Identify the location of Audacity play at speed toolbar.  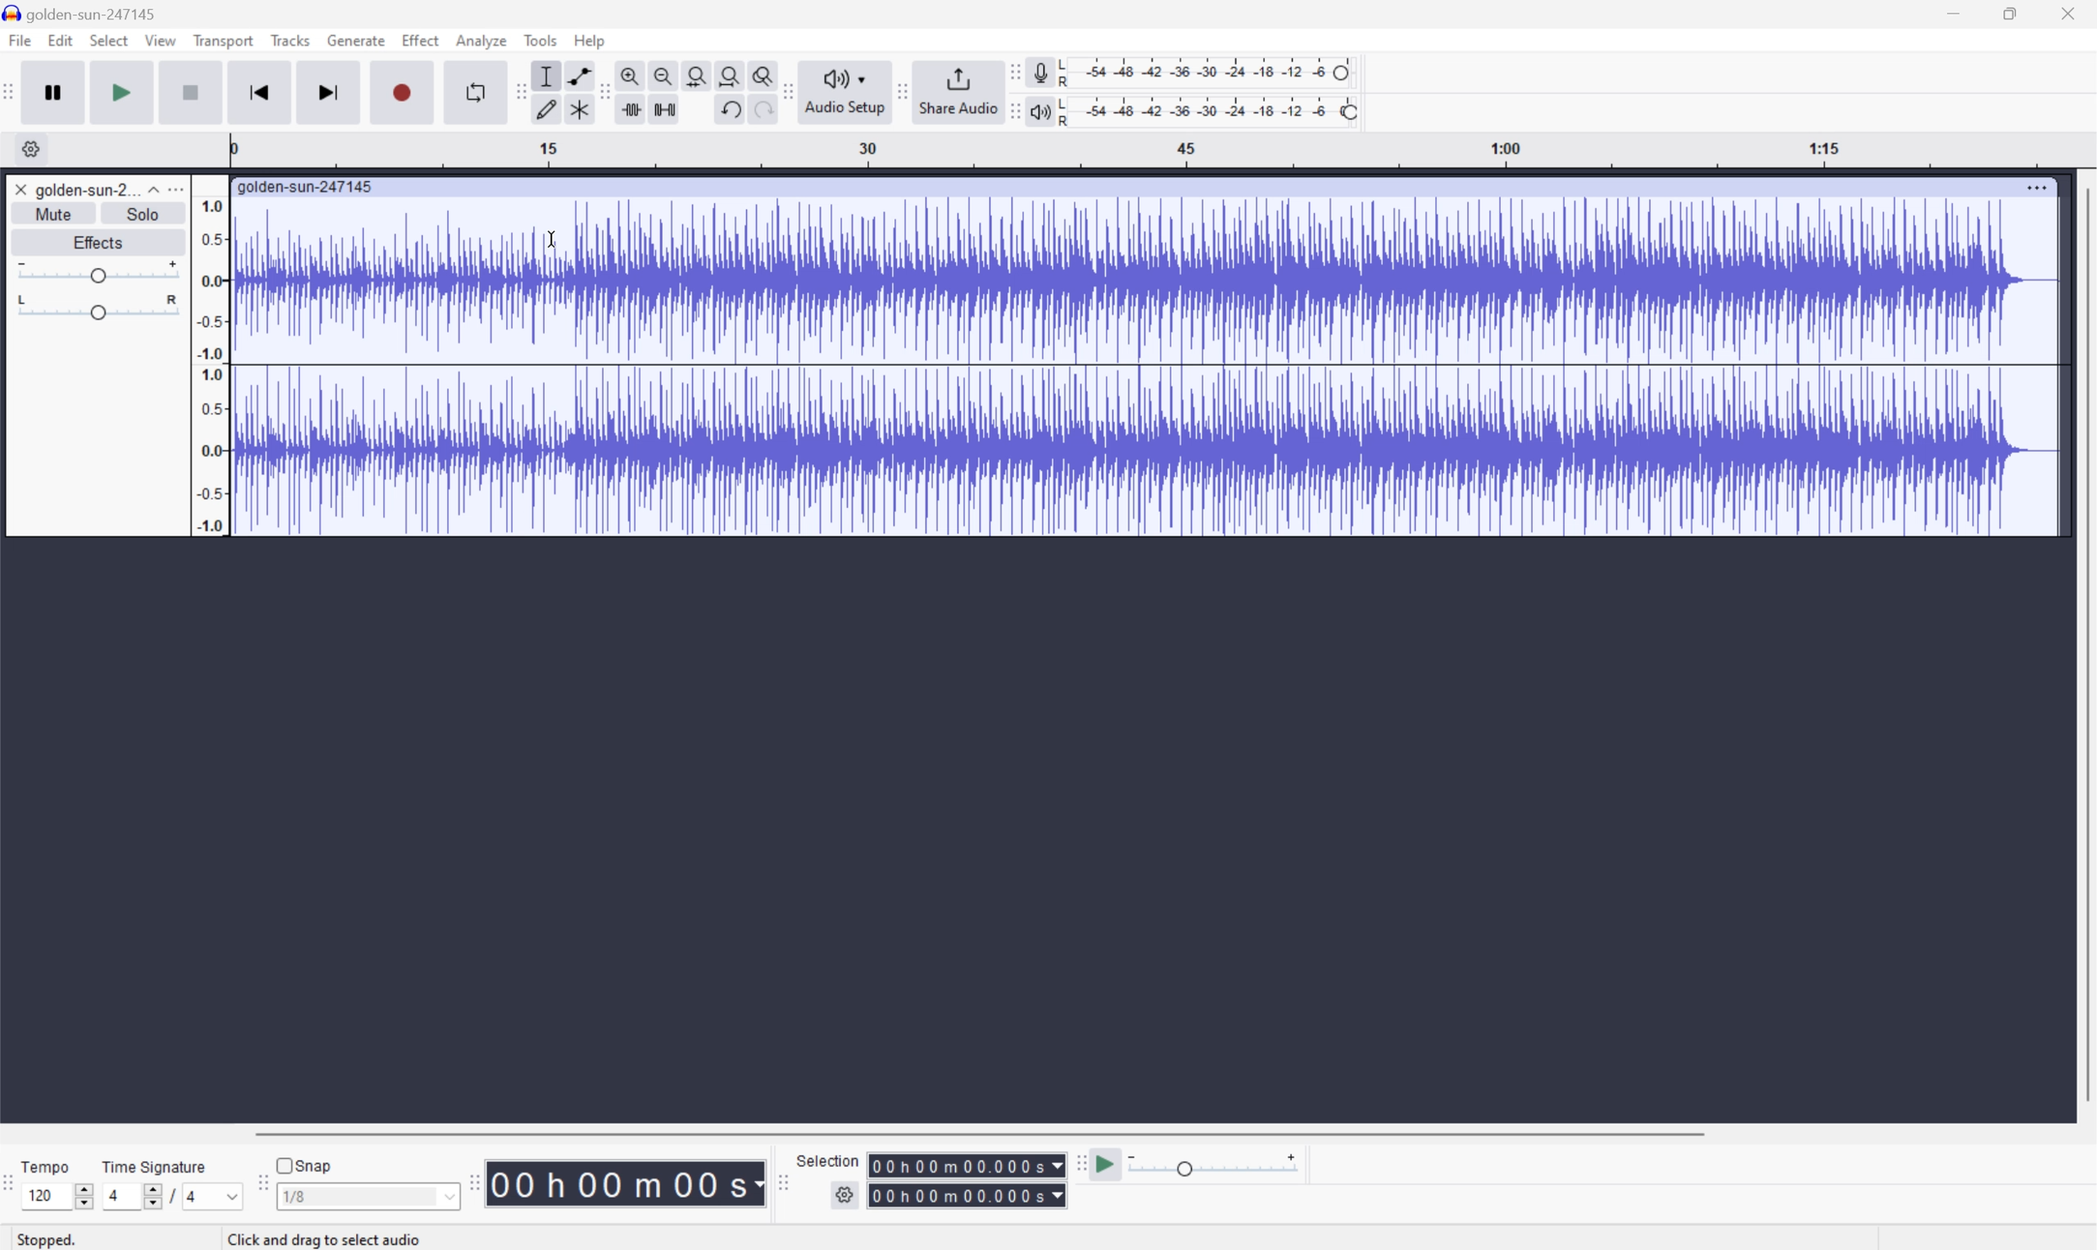
(1079, 1163).